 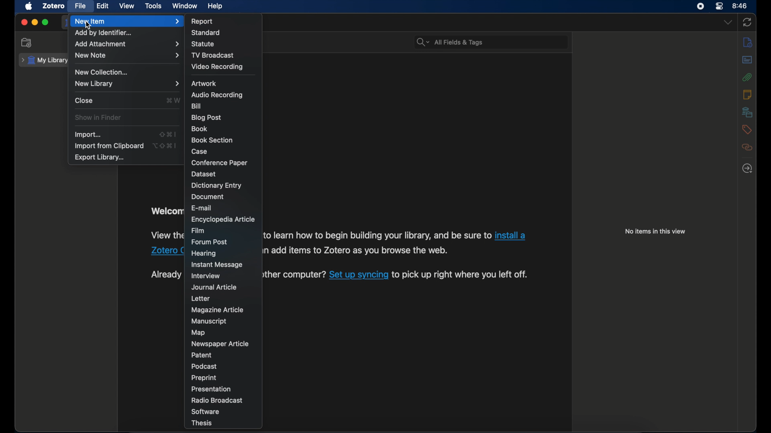 I want to click on shortcut, so click(x=166, y=146).